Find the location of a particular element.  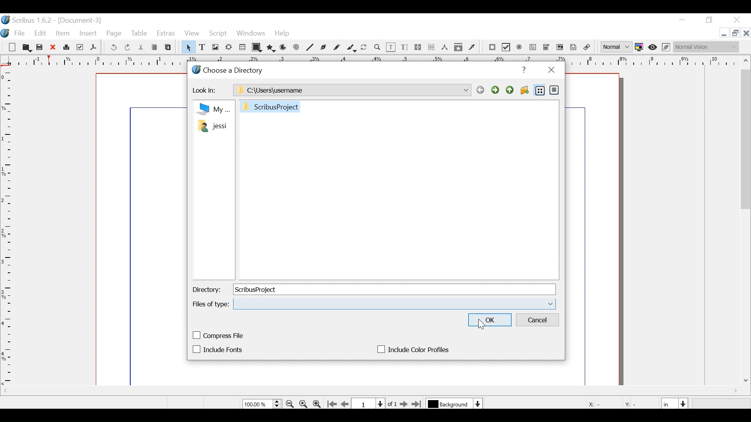

Measurements is located at coordinates (444, 47).